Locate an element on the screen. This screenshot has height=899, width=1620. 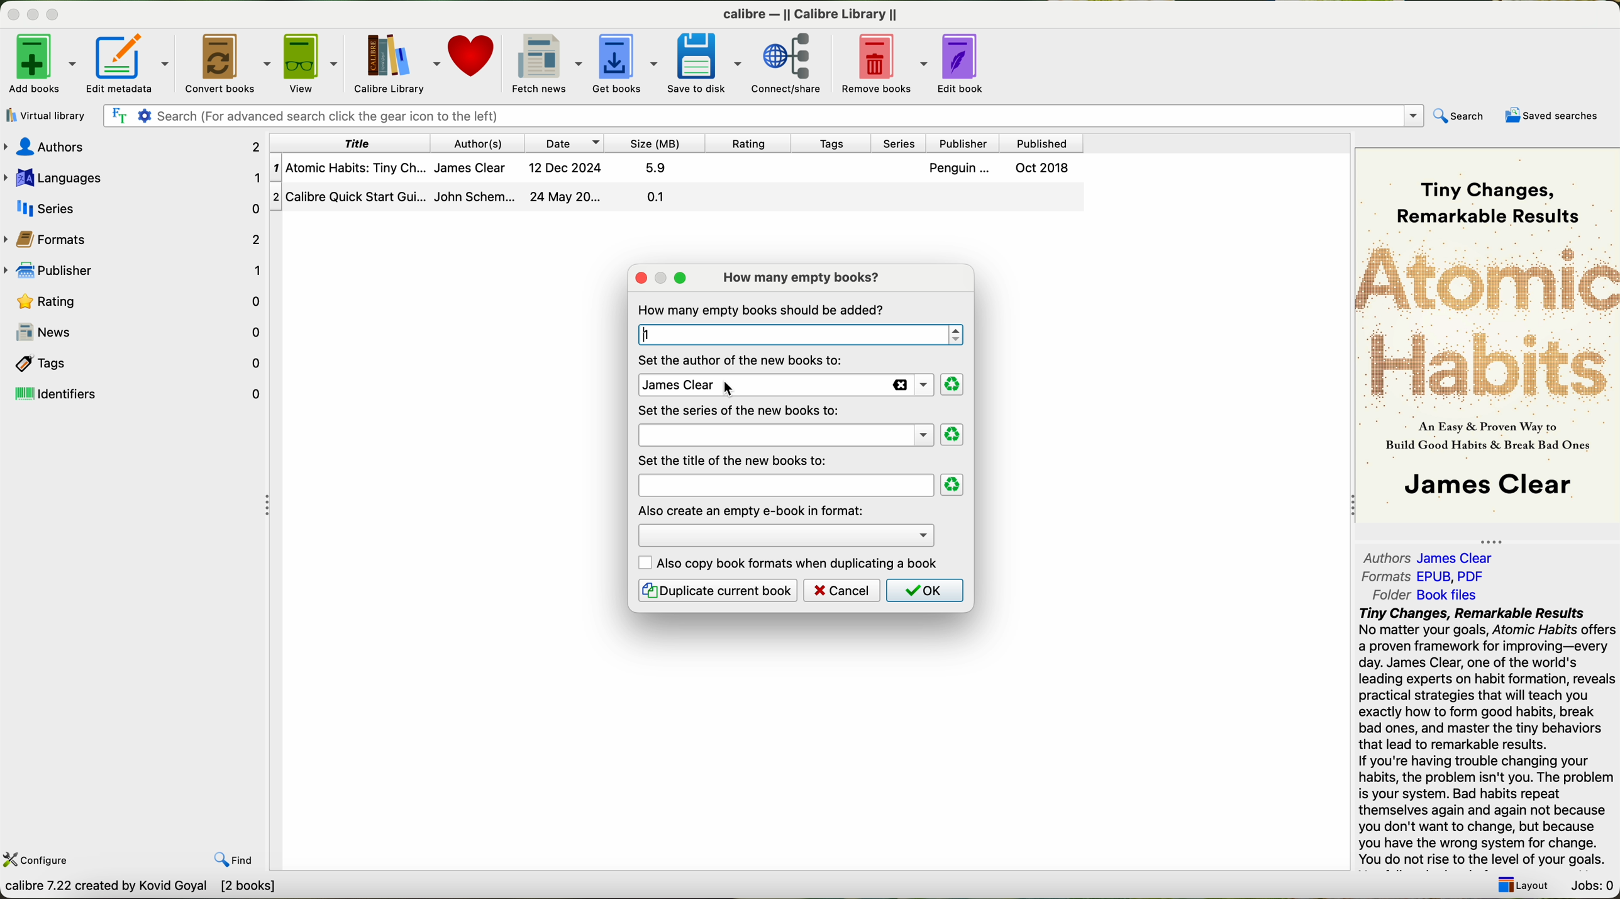
title is located at coordinates (784, 485).